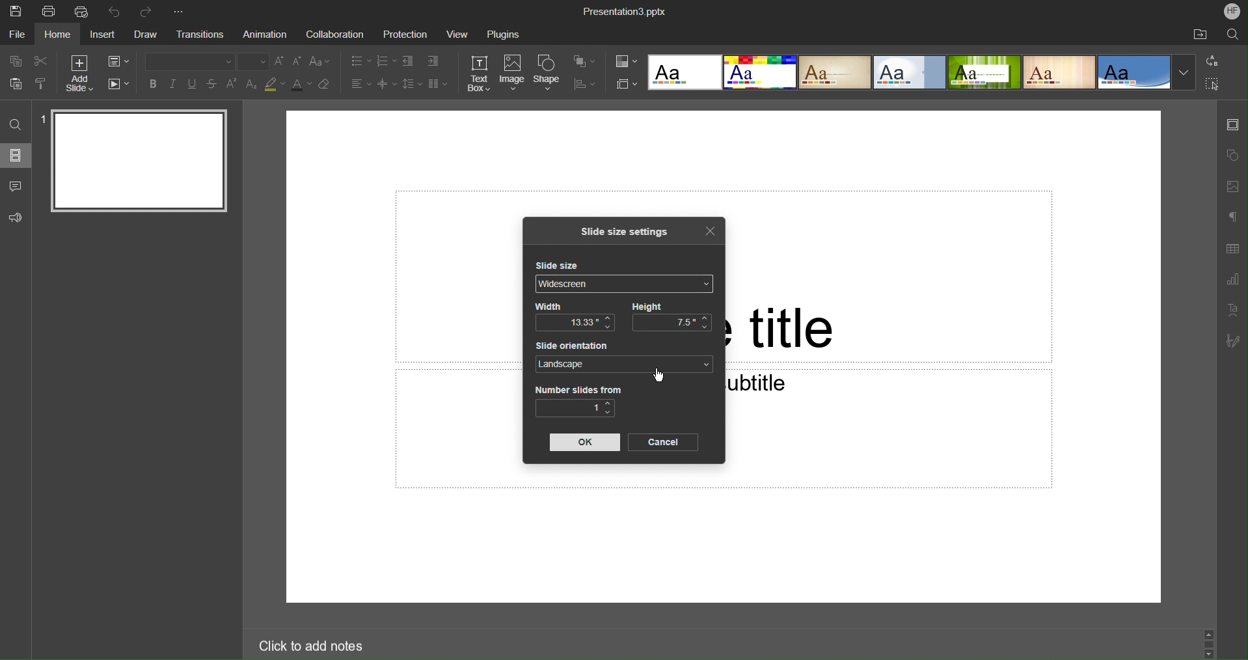 This screenshot has width=1248, height=660. Describe the element at coordinates (626, 11) in the screenshot. I see `Presentation3.pptx` at that location.